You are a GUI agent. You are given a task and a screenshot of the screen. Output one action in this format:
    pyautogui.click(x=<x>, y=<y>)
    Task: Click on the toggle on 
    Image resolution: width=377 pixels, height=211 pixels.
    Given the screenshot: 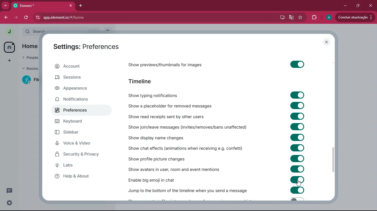 What is the action you would take?
    pyautogui.click(x=298, y=190)
    